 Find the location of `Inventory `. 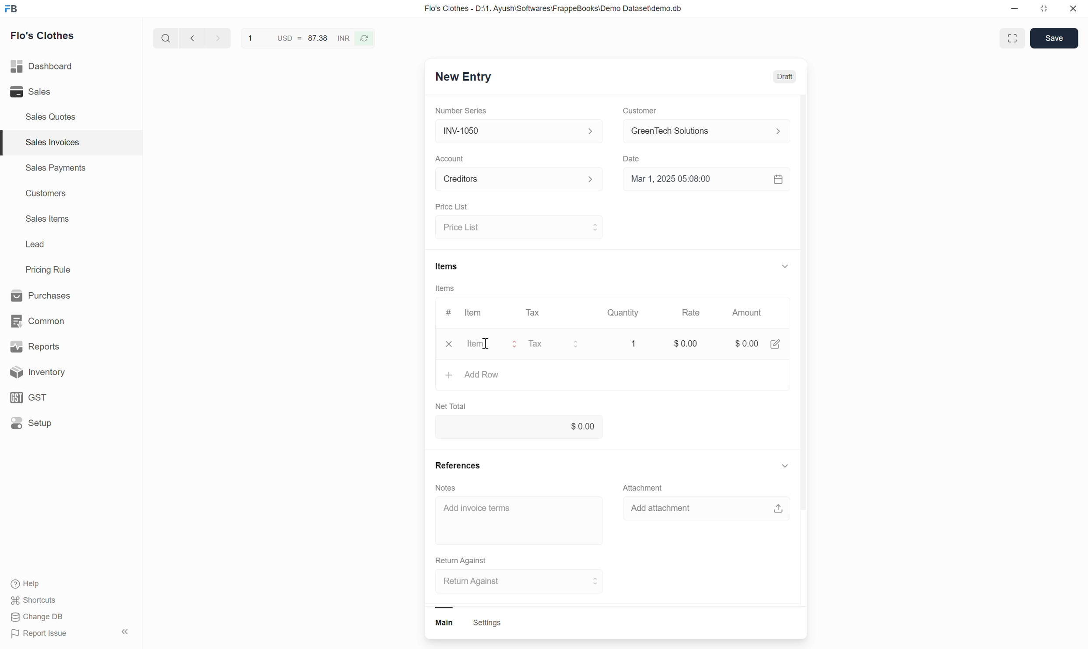

Inventory  is located at coordinates (66, 372).